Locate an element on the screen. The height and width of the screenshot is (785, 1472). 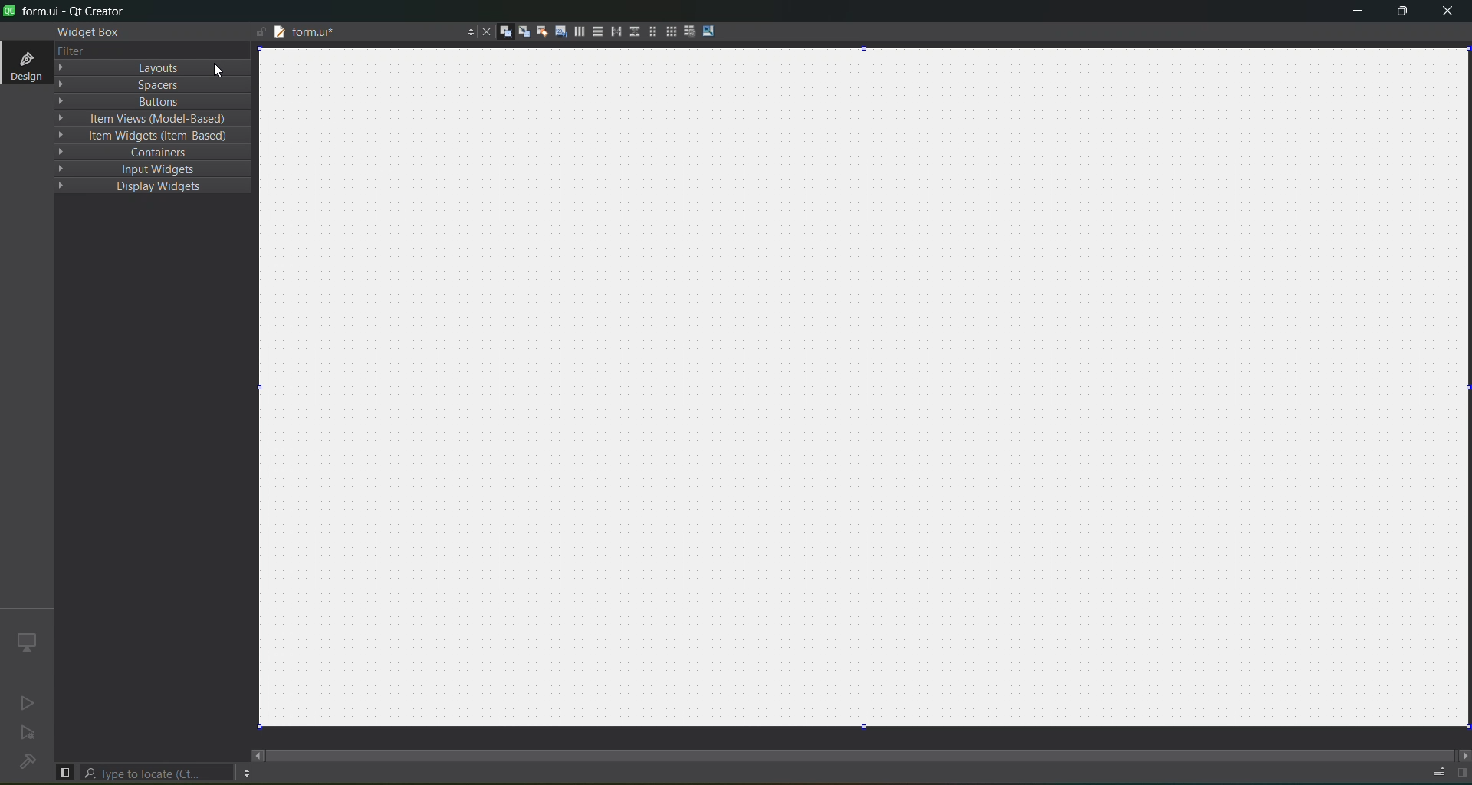
show/hide left pane is located at coordinates (64, 771).